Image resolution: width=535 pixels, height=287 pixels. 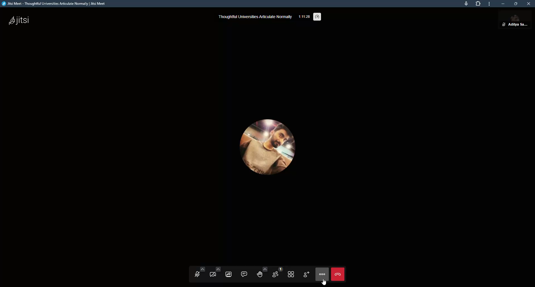 What do you see at coordinates (304, 16) in the screenshot?
I see `1:11:28` at bounding box center [304, 16].